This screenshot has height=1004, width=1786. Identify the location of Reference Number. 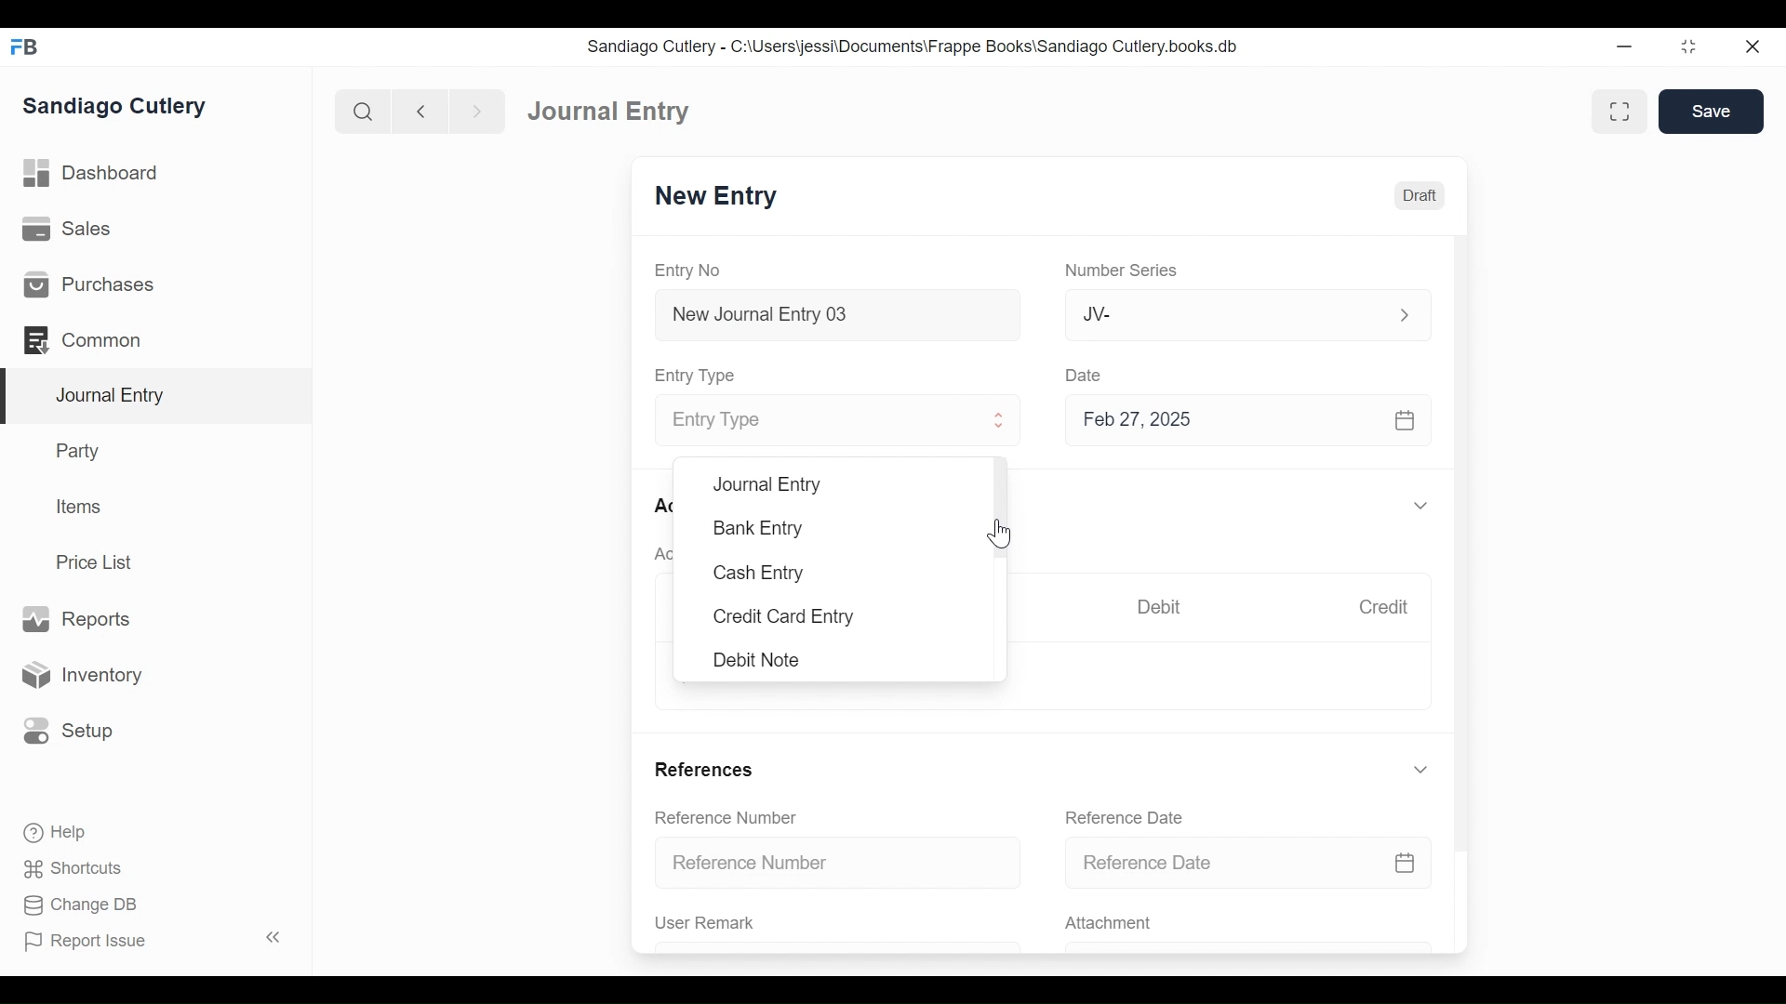
(833, 865).